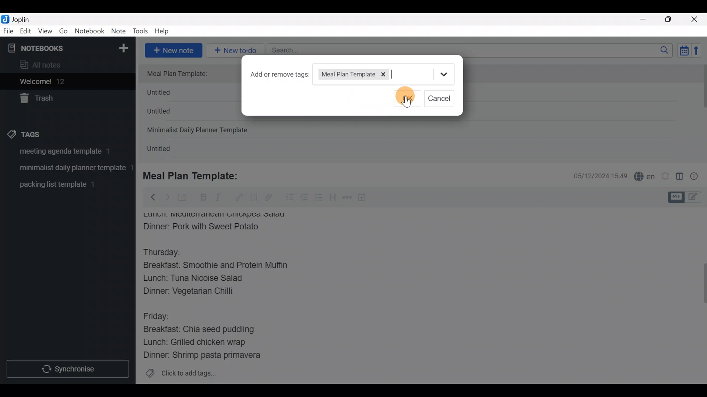 The height and width of the screenshot is (397, 707). Describe the element at coordinates (699, 296) in the screenshot. I see `Scroll bar` at that location.